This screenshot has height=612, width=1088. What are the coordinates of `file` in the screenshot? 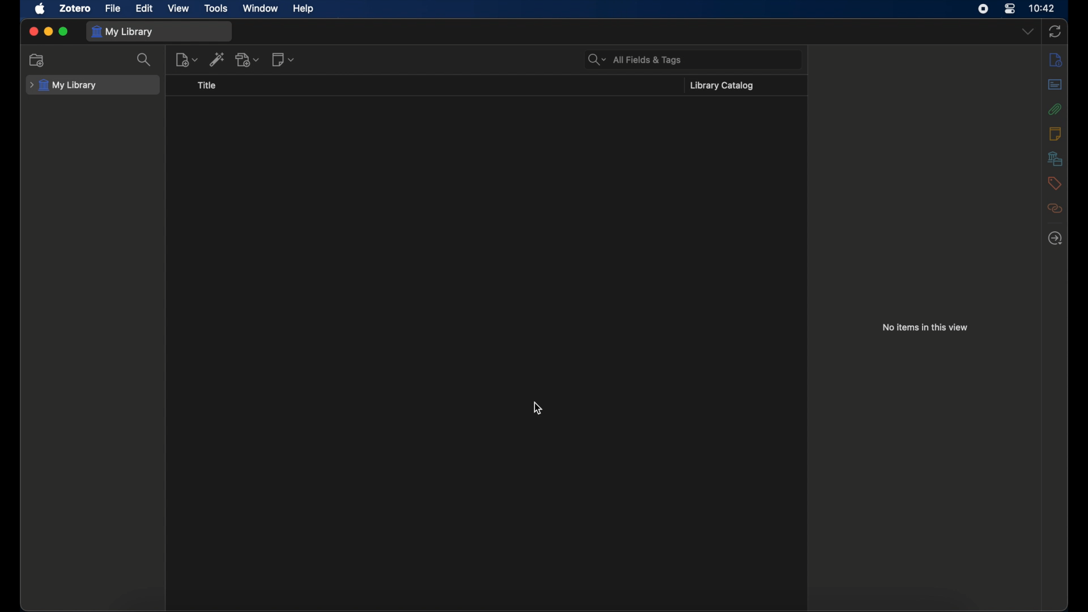 It's located at (113, 8).